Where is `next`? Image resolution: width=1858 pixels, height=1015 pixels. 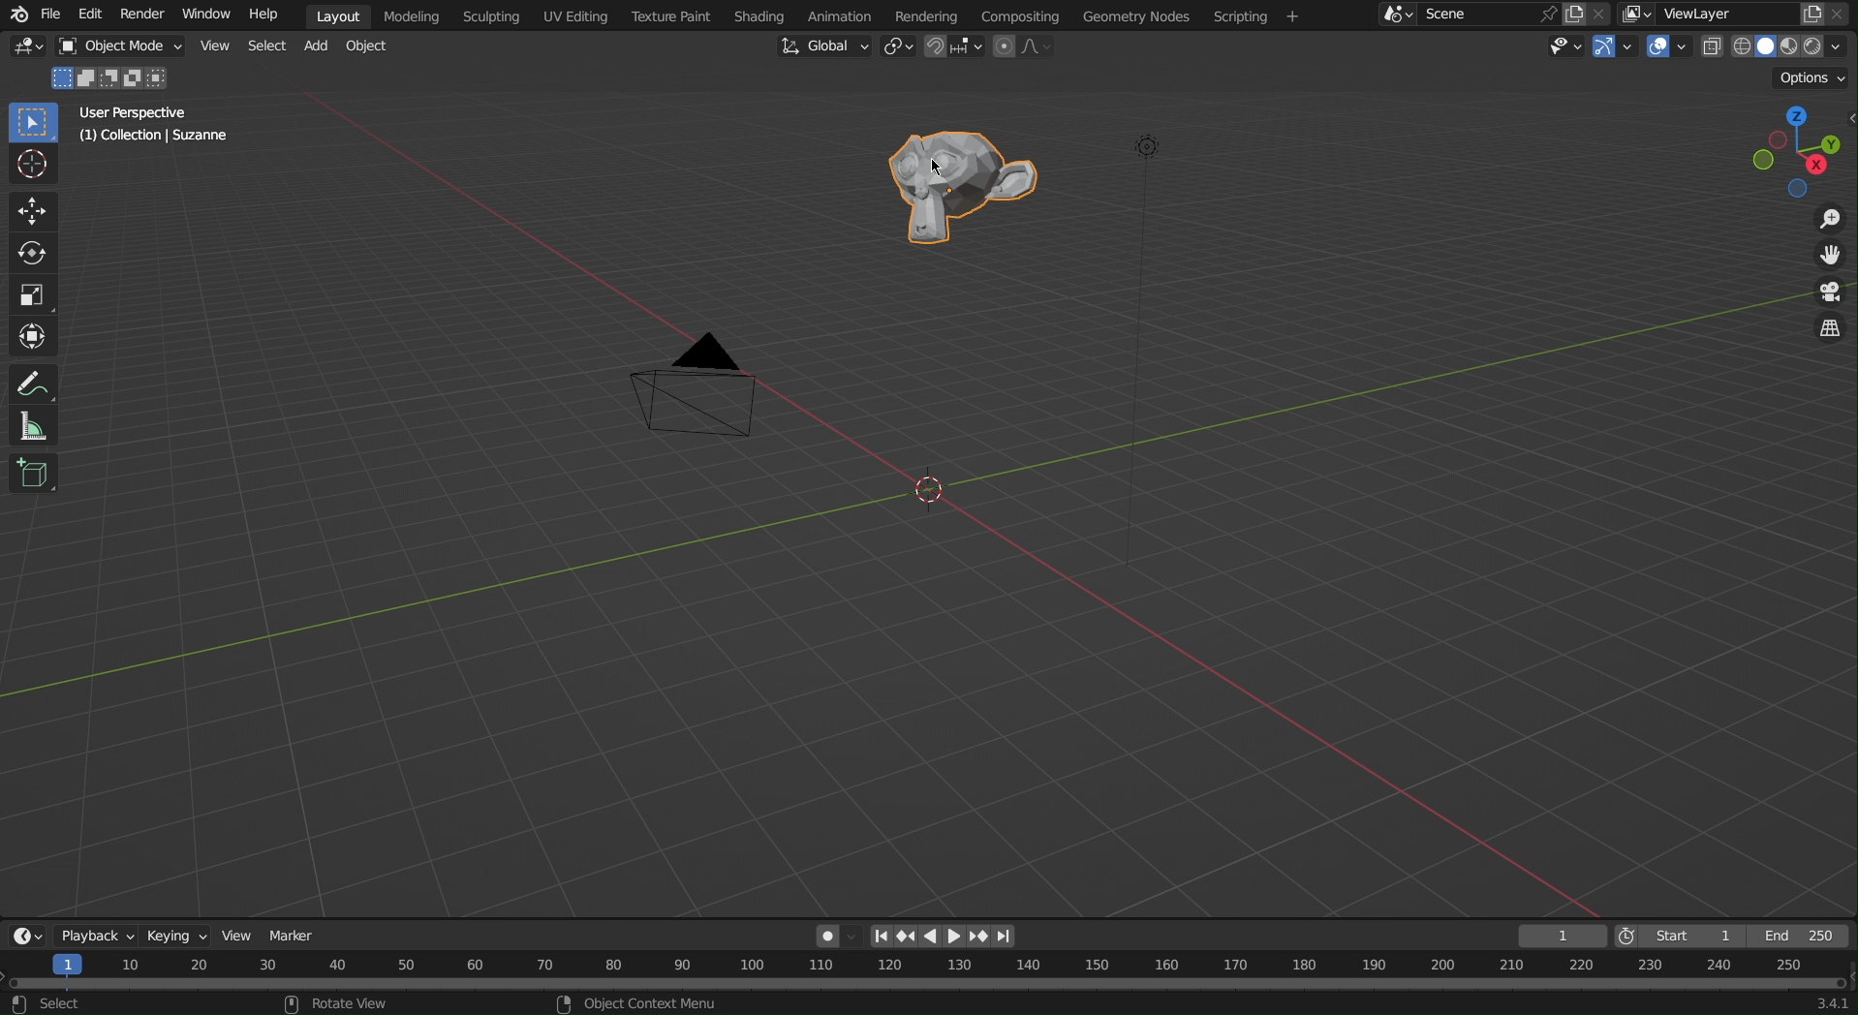 next is located at coordinates (983, 937).